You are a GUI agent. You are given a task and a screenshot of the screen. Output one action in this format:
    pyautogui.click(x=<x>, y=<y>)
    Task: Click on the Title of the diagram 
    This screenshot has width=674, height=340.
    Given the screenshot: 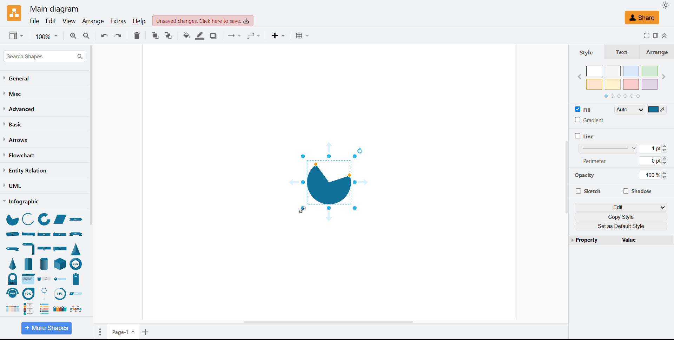 What is the action you would take?
    pyautogui.click(x=54, y=9)
    